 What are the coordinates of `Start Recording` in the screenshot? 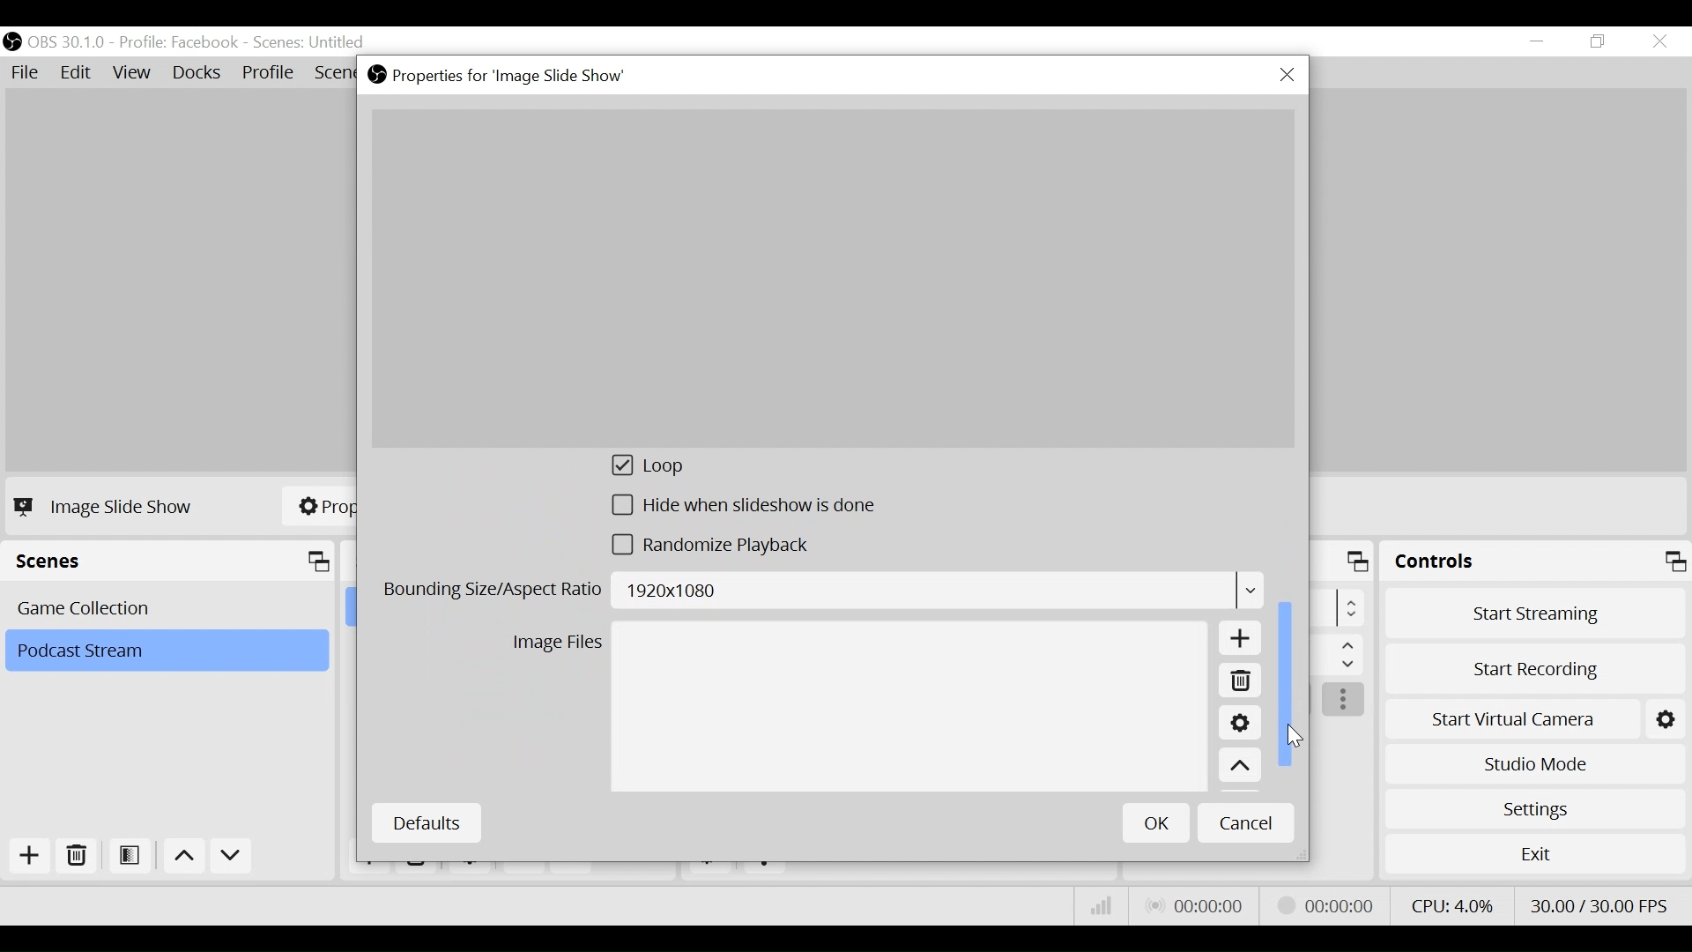 It's located at (1537, 664).